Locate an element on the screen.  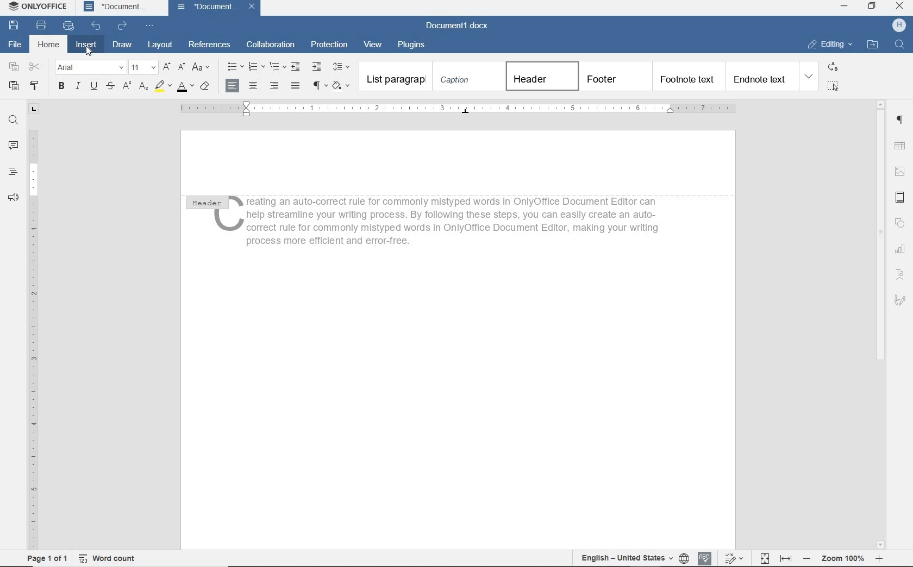
COLLABORATION is located at coordinates (270, 44).